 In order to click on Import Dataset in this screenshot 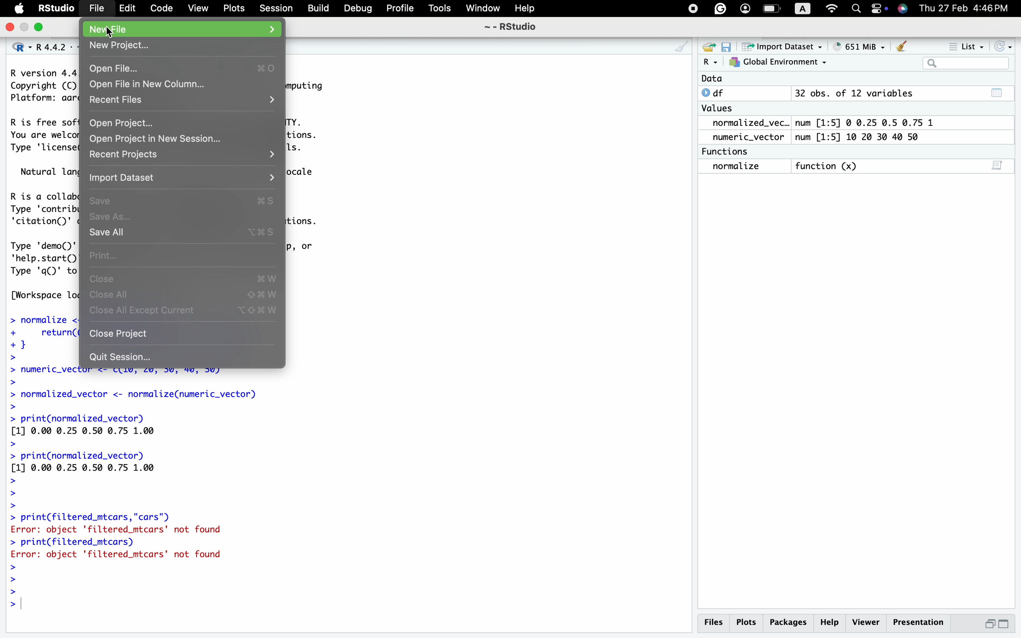, I will do `click(180, 178)`.